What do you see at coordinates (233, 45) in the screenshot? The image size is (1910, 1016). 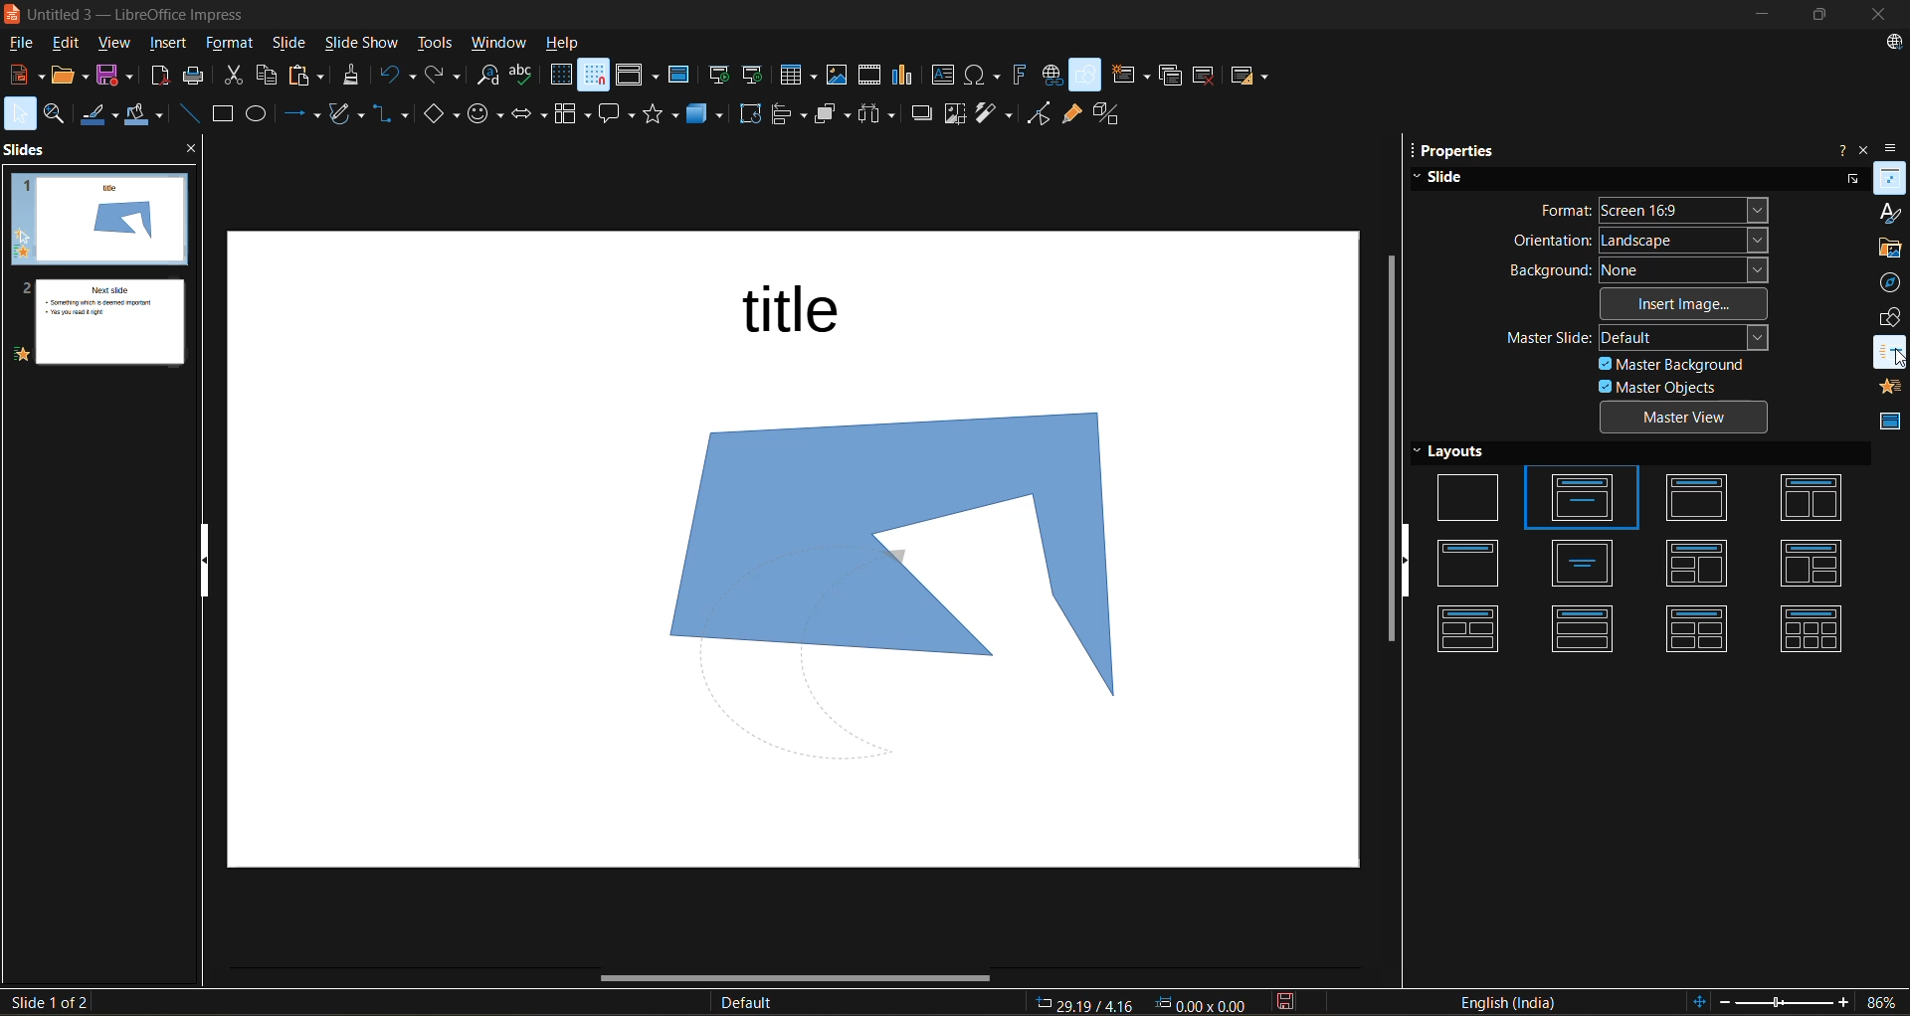 I see `format` at bounding box center [233, 45].